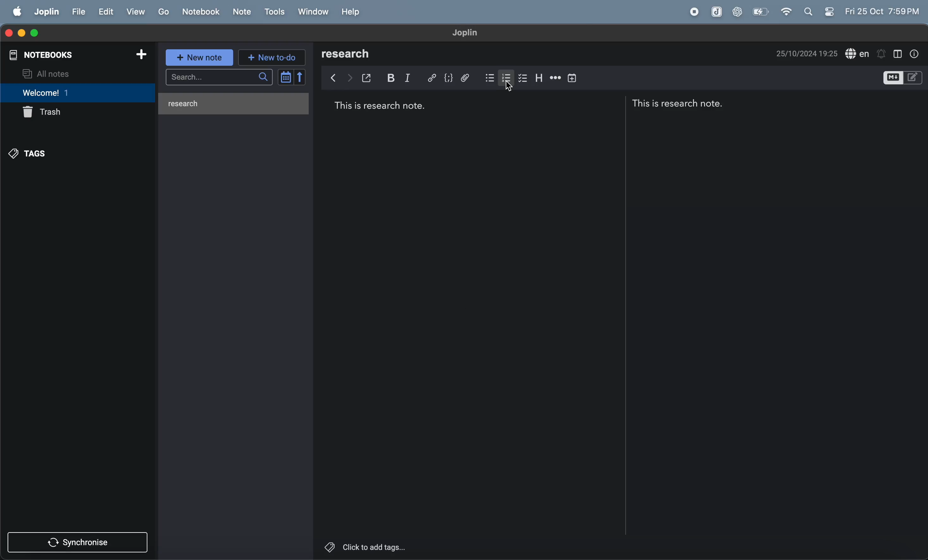 Image resolution: width=928 pixels, height=560 pixels. Describe the element at coordinates (15, 10) in the screenshot. I see `apple menu` at that location.